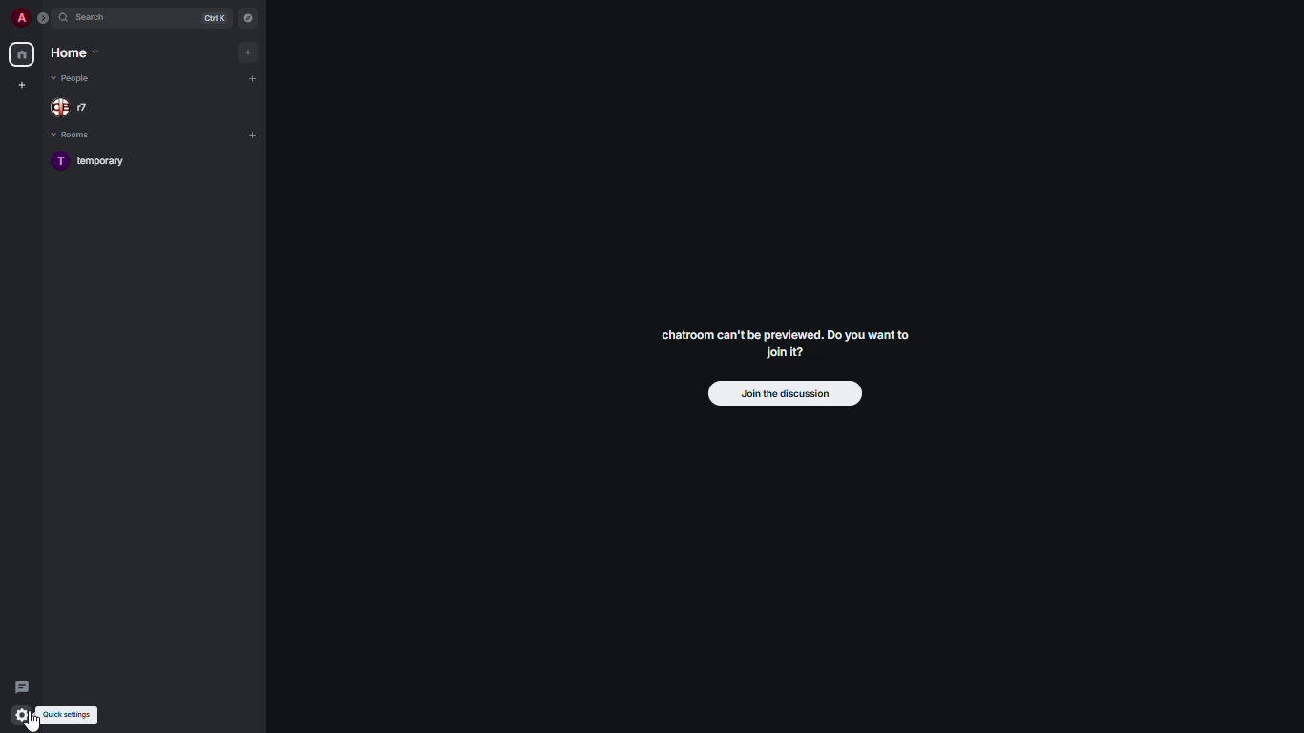 Image resolution: width=1304 pixels, height=733 pixels. Describe the element at coordinates (84, 161) in the screenshot. I see `T temporary` at that location.